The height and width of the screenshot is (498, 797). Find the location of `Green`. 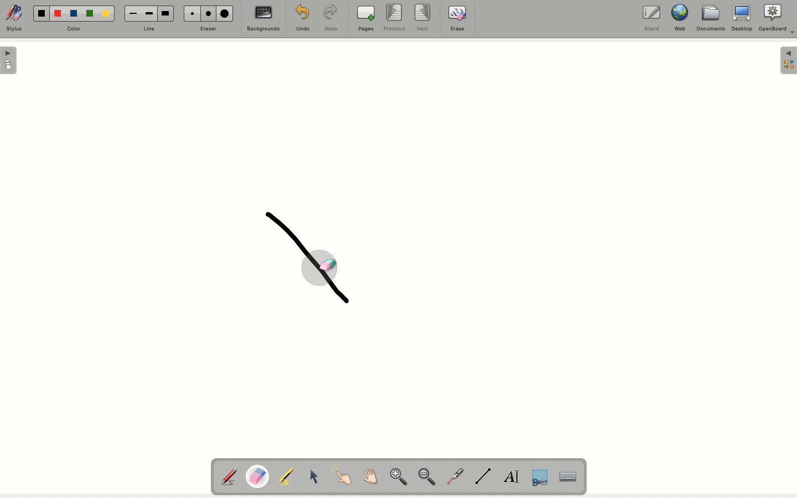

Green is located at coordinates (92, 13).